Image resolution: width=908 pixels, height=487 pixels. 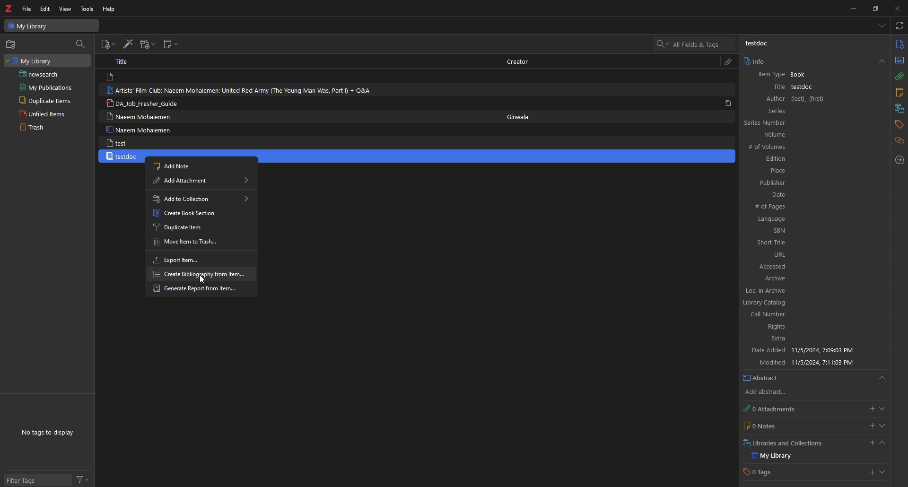 What do you see at coordinates (808, 291) in the screenshot?
I see `Loc. in Archive` at bounding box center [808, 291].